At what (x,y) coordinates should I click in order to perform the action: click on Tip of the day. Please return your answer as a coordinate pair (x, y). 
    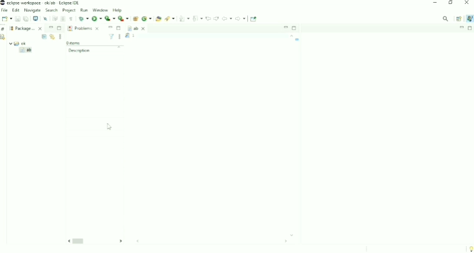
    Looking at the image, I should click on (469, 248).